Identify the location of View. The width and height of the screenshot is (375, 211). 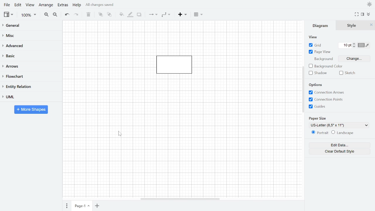
(9, 15).